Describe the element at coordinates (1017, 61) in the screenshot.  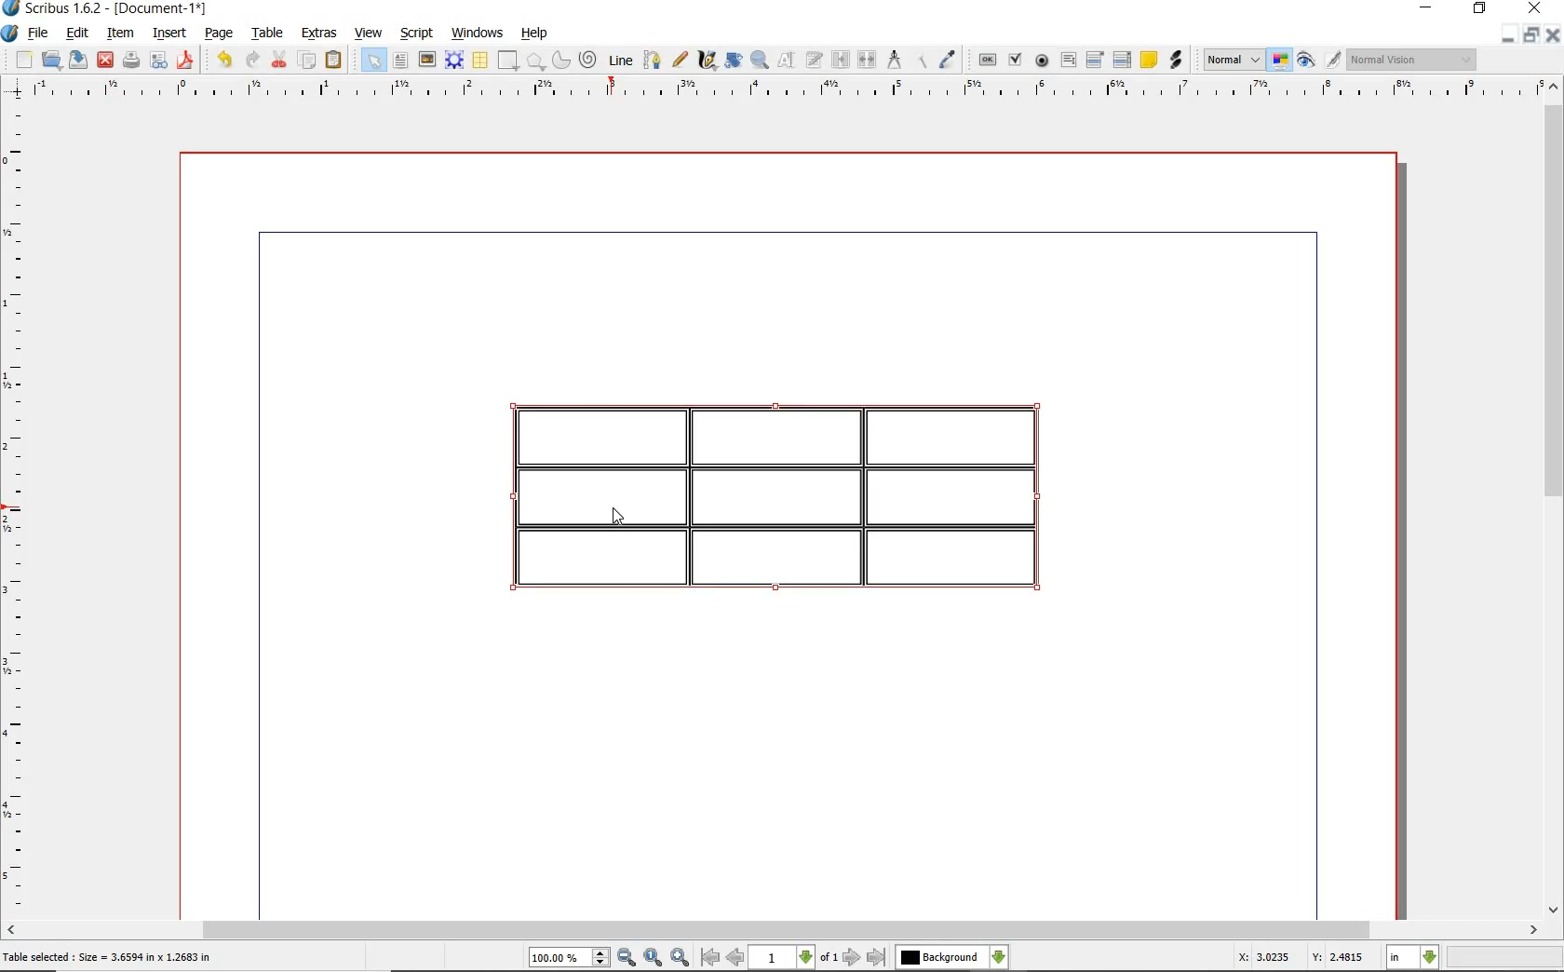
I see `pdf check box` at that location.